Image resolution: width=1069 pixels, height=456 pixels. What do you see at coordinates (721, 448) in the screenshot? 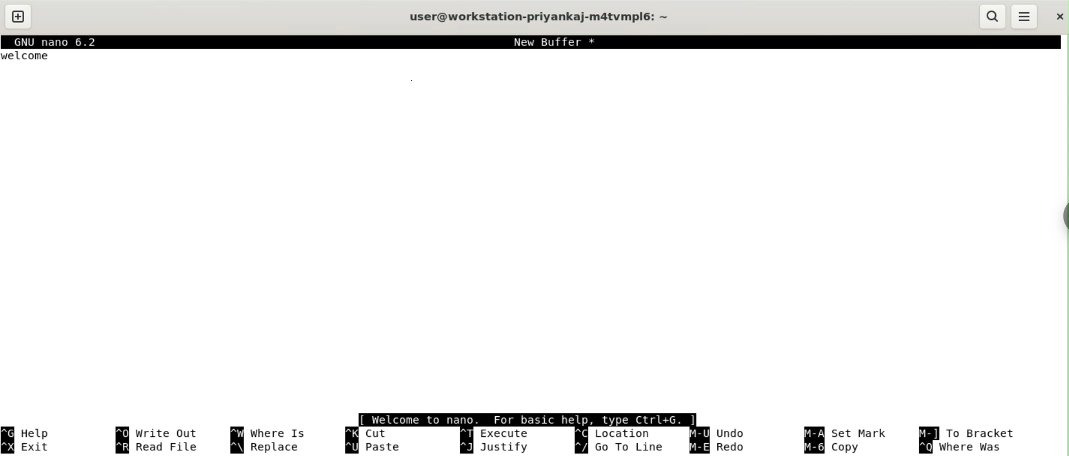
I see `redo` at bounding box center [721, 448].